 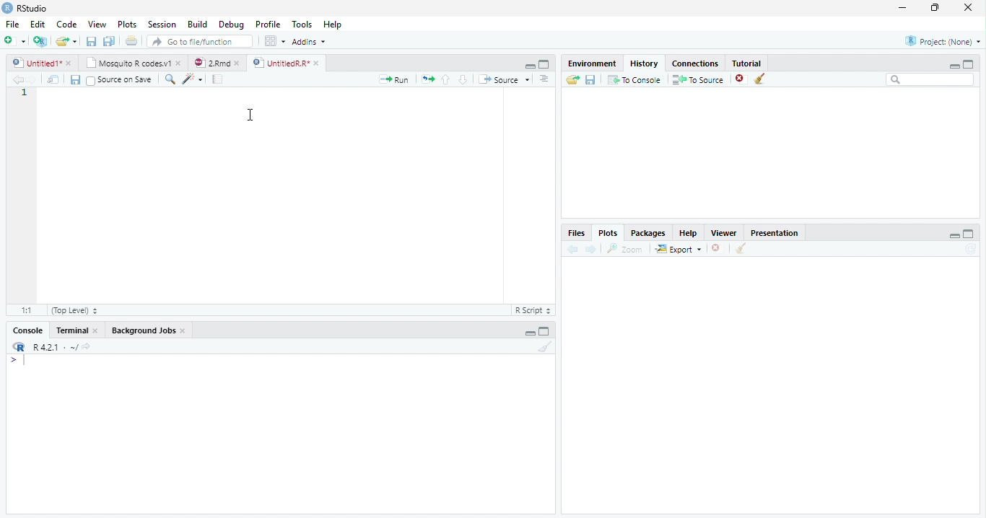 I want to click on Refresh, so click(x=971, y=250).